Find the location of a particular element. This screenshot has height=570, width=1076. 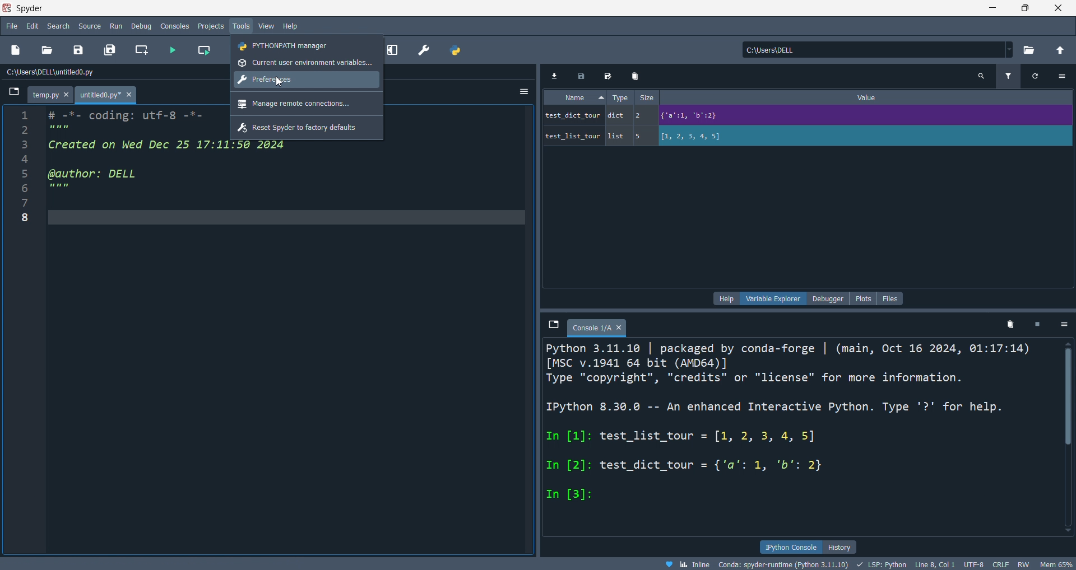

create cell is located at coordinates (142, 50).